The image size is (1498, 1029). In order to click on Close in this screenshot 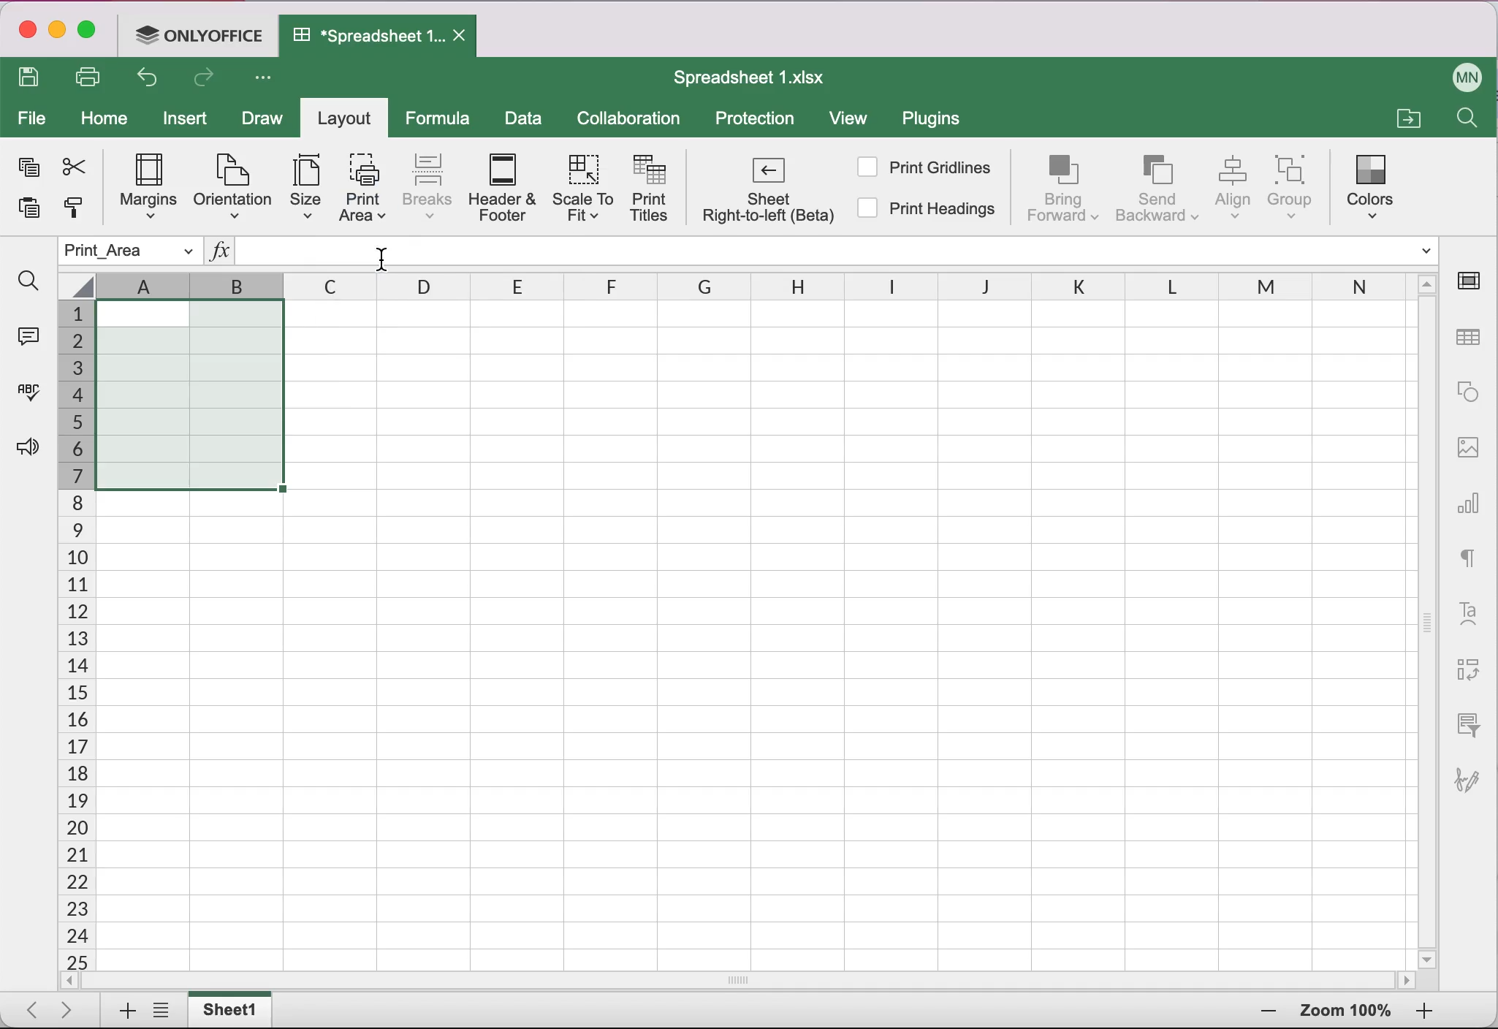, I will do `click(463, 37)`.